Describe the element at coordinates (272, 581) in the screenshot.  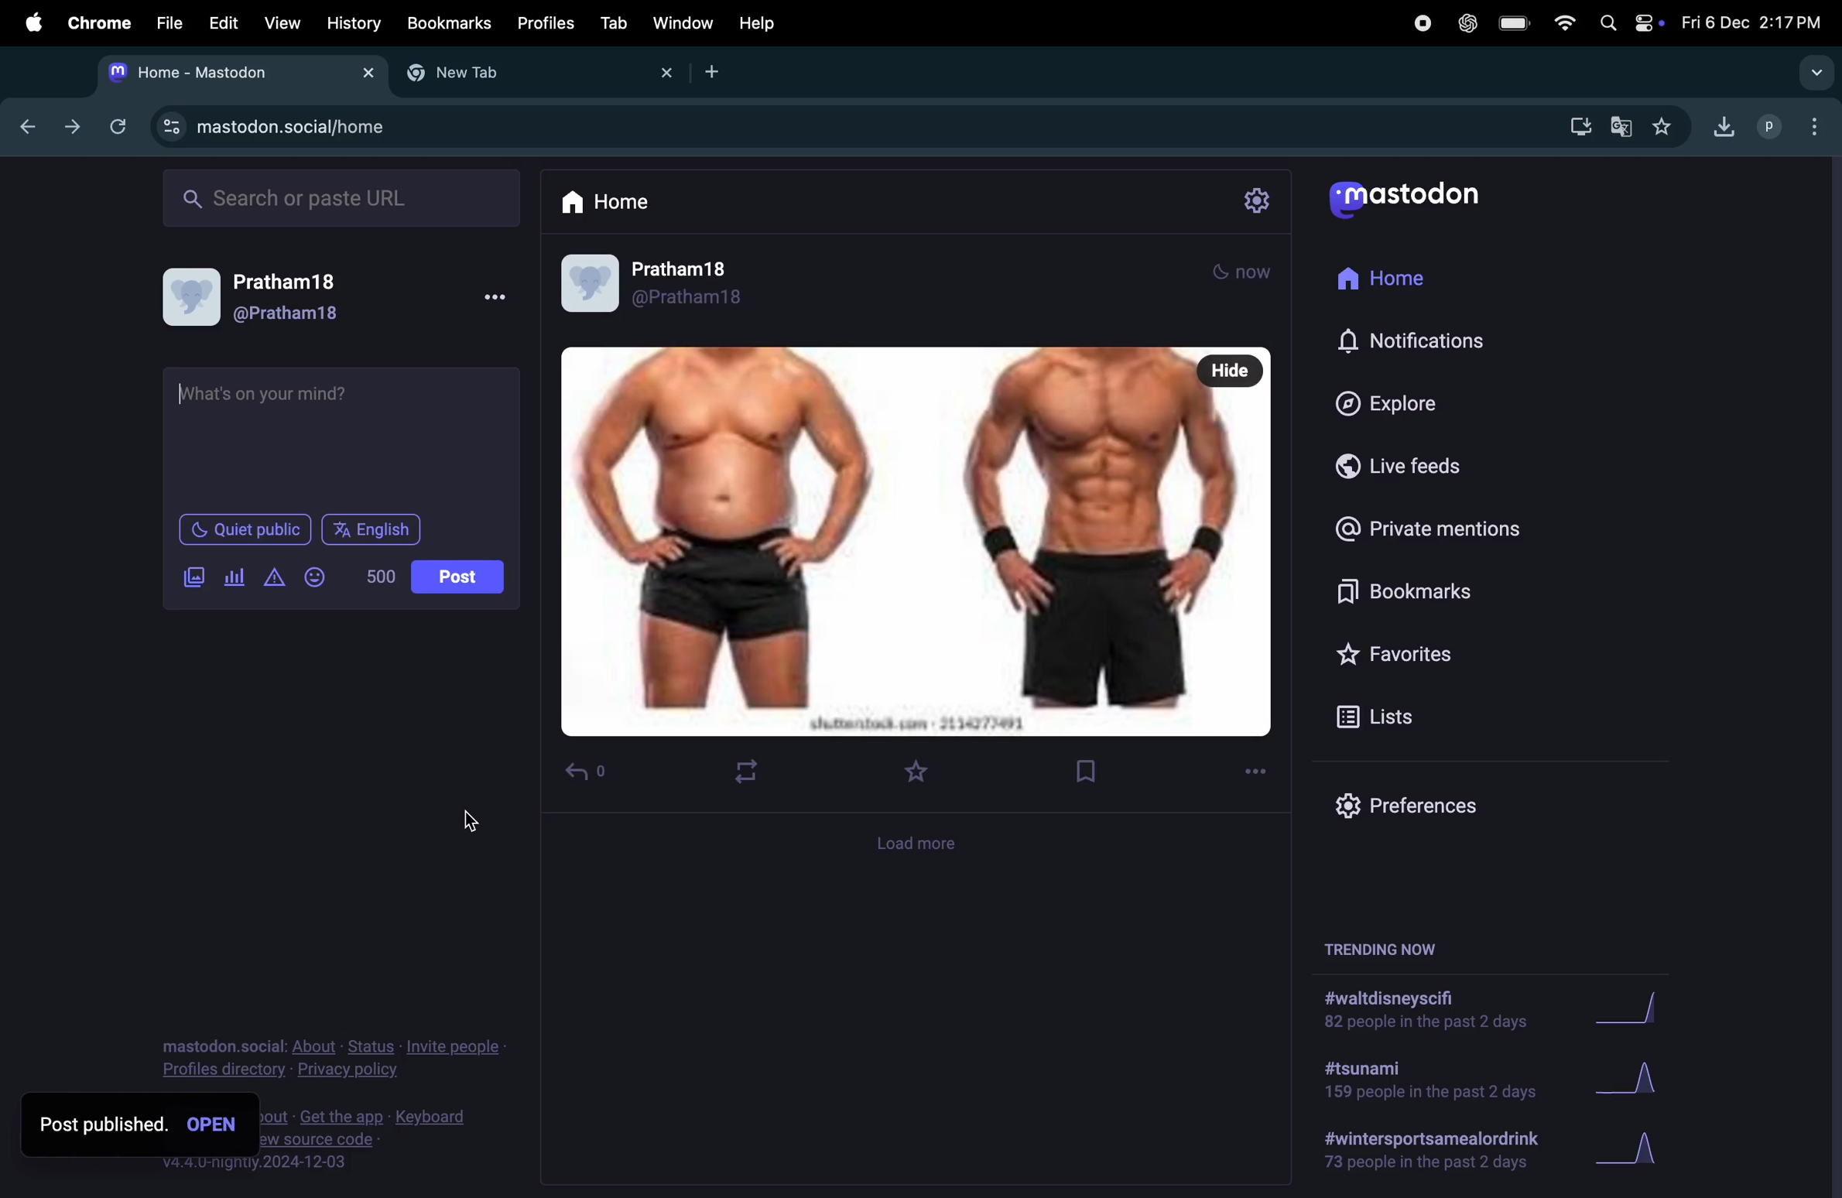
I see `create alert` at that location.